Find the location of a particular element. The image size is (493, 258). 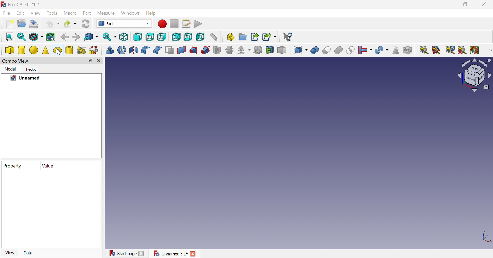

Refresh is located at coordinates (87, 23).